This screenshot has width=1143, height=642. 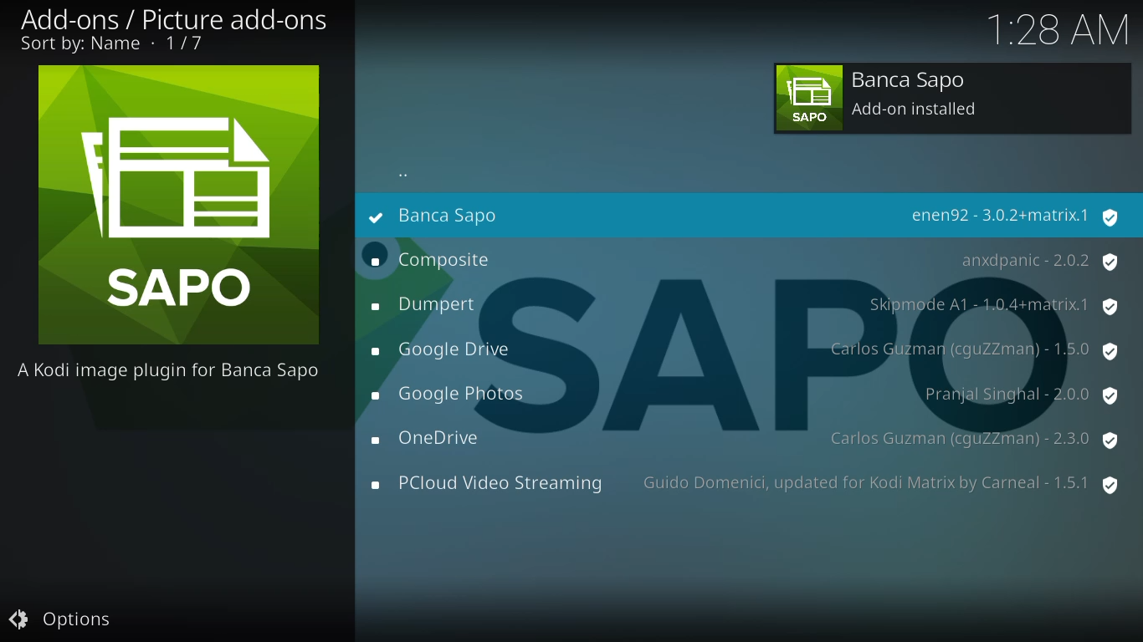 I want to click on version, so click(x=992, y=305).